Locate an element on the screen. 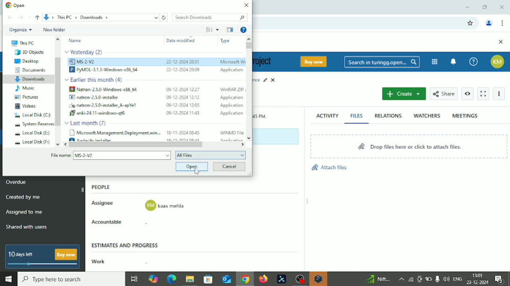  Date is located at coordinates (478, 282).